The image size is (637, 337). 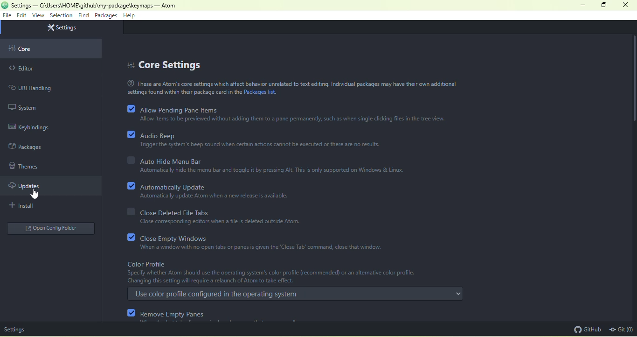 What do you see at coordinates (38, 16) in the screenshot?
I see `view` at bounding box center [38, 16].